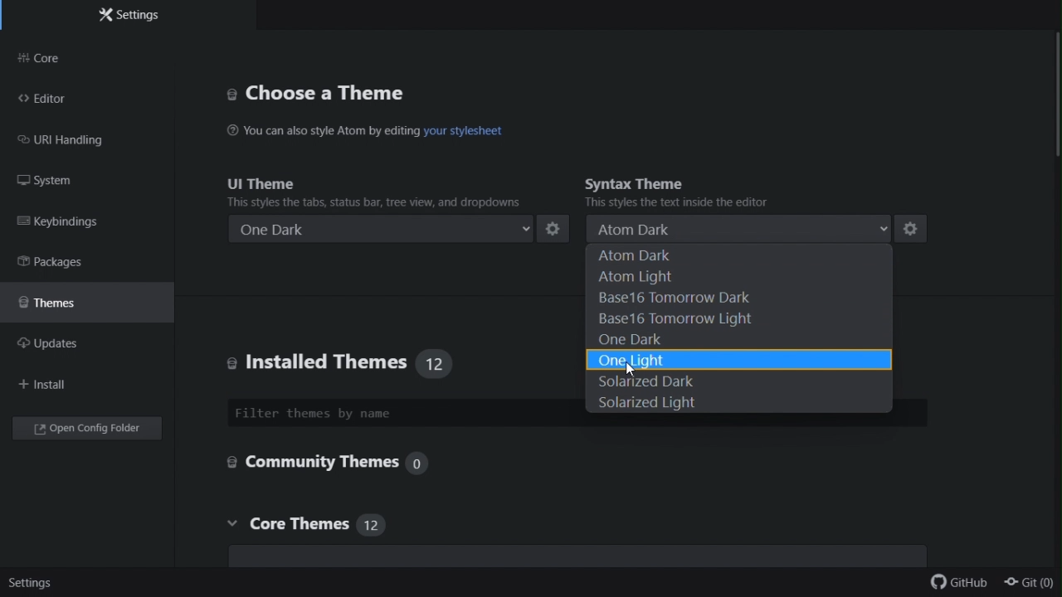 This screenshot has height=597, width=1062. I want to click on Core, so click(61, 59).